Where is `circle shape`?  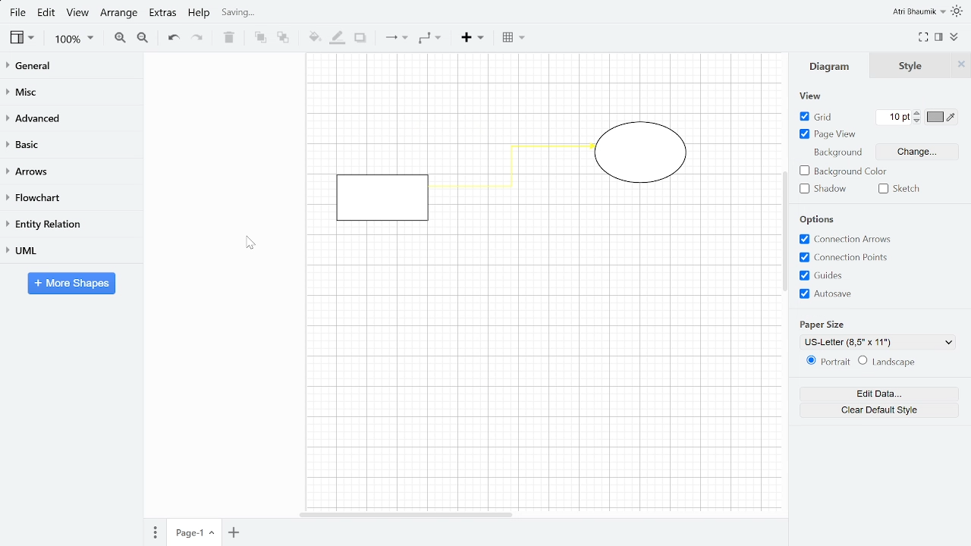 circle shape is located at coordinates (643, 155).